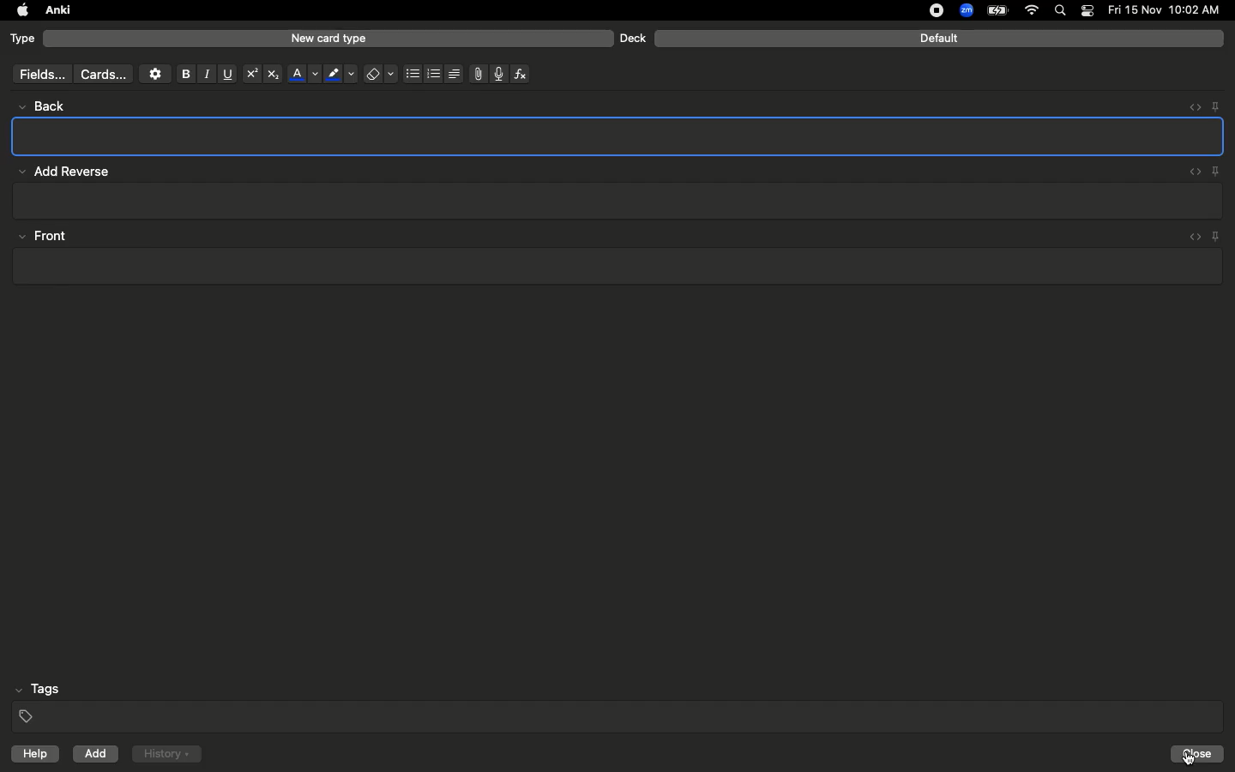 This screenshot has width=1235, height=772. Describe the element at coordinates (273, 75) in the screenshot. I see `Subscript` at that location.